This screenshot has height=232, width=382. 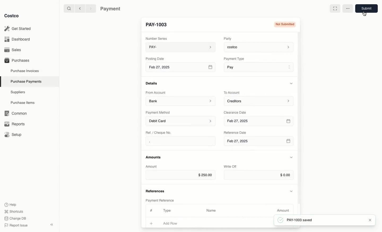 What do you see at coordinates (259, 101) in the screenshot?
I see `Creditors` at bounding box center [259, 101].